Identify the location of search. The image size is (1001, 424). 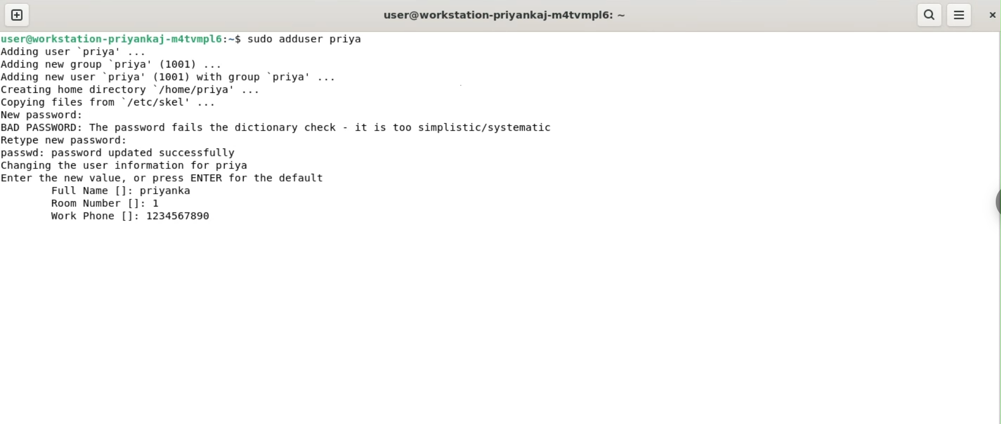
(930, 15).